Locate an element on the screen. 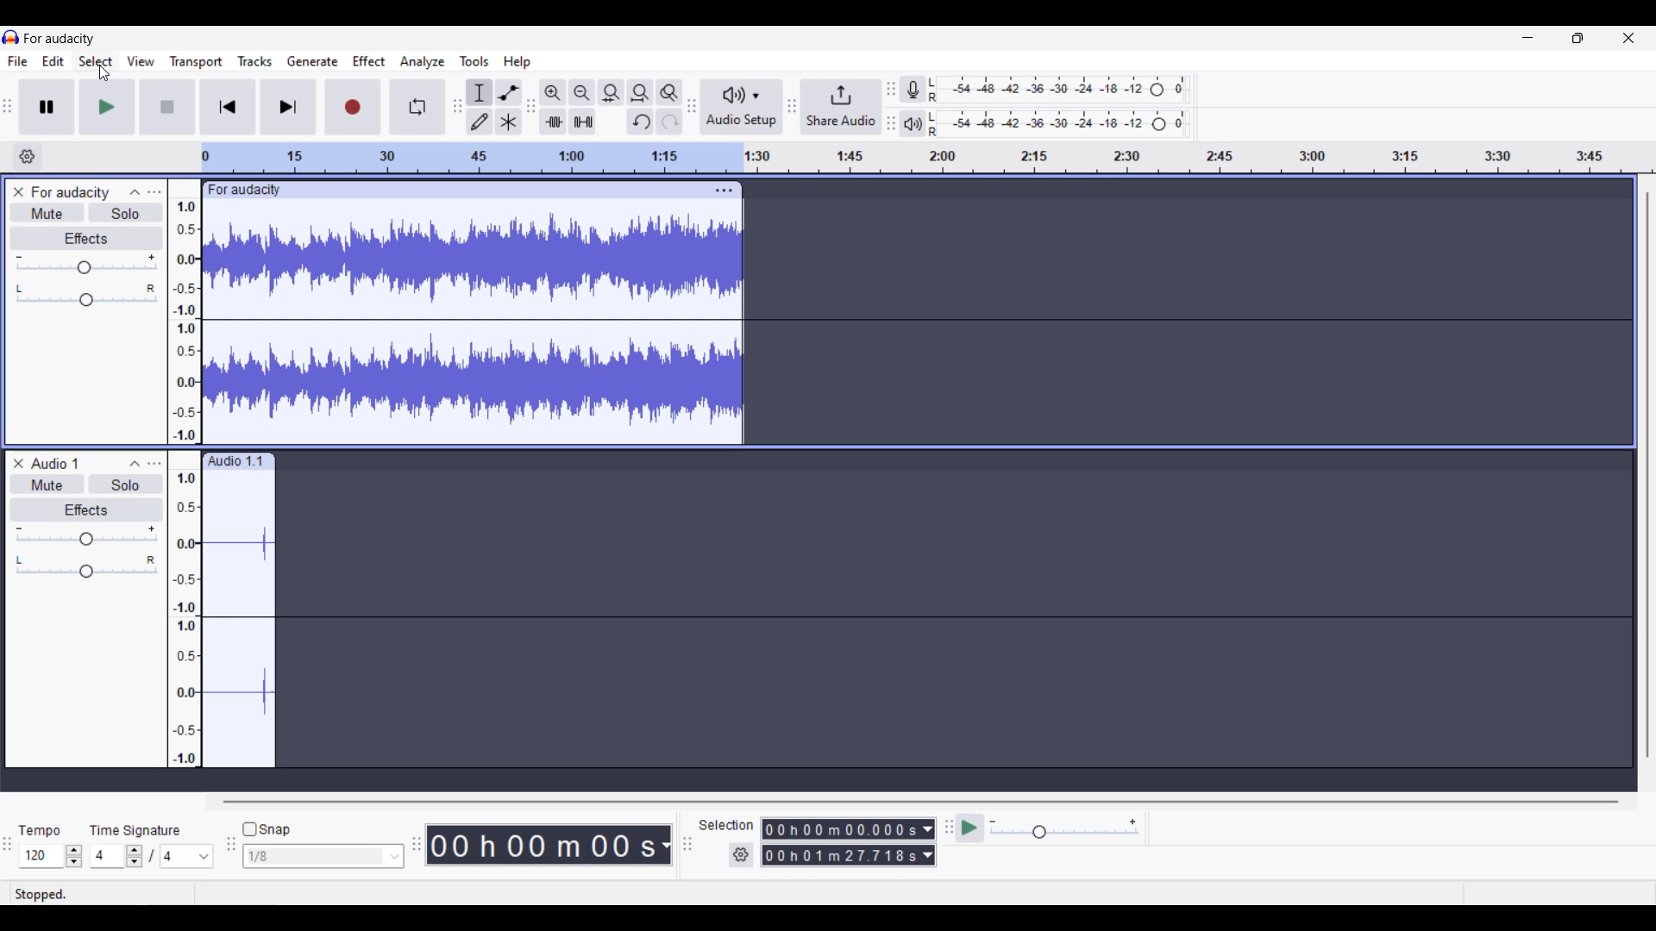  Envelop tool is located at coordinates (509, 92).